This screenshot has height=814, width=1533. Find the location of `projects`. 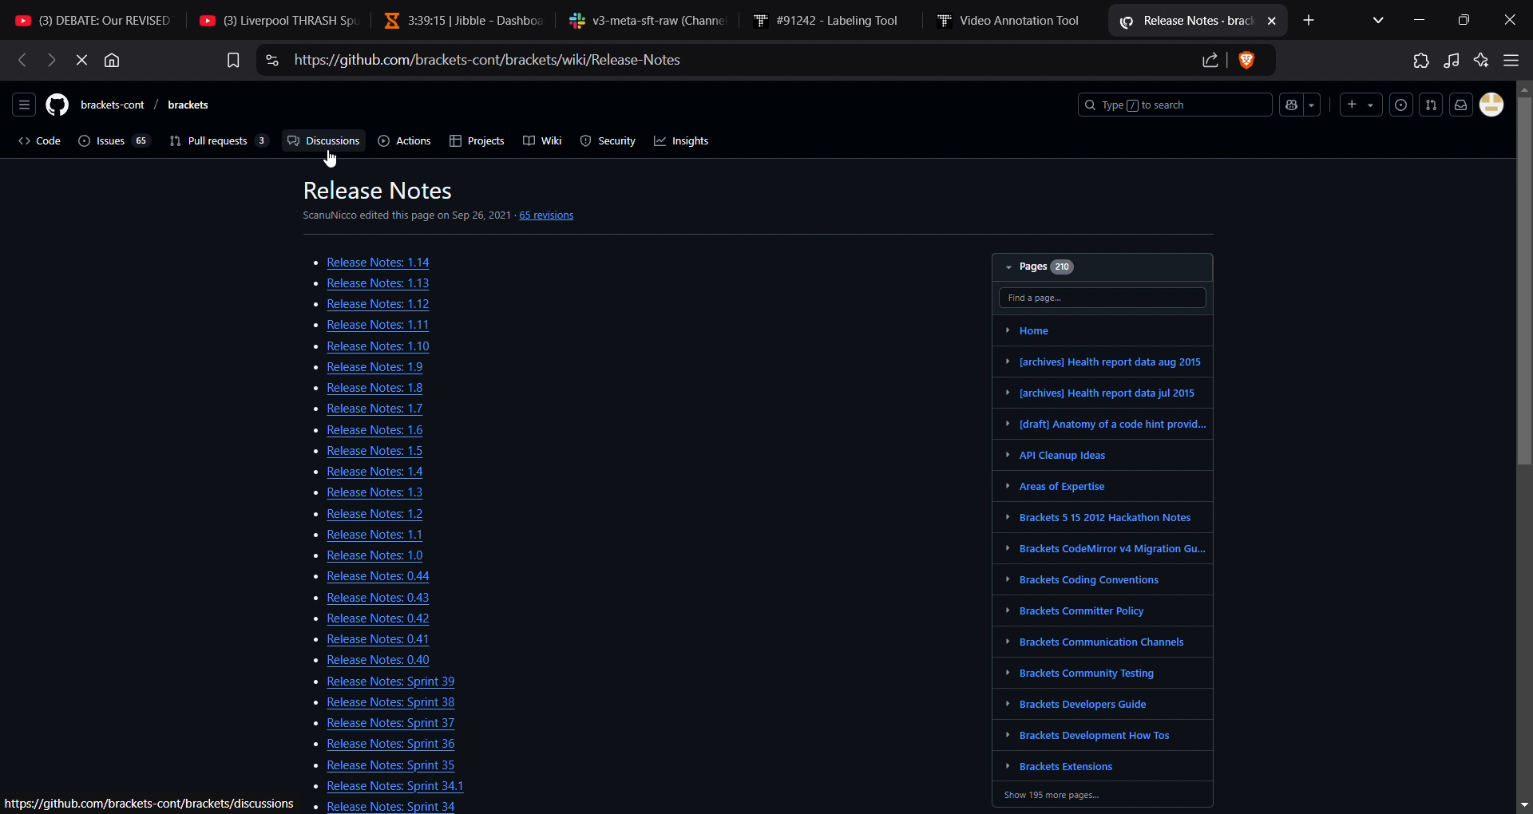

projects is located at coordinates (472, 140).